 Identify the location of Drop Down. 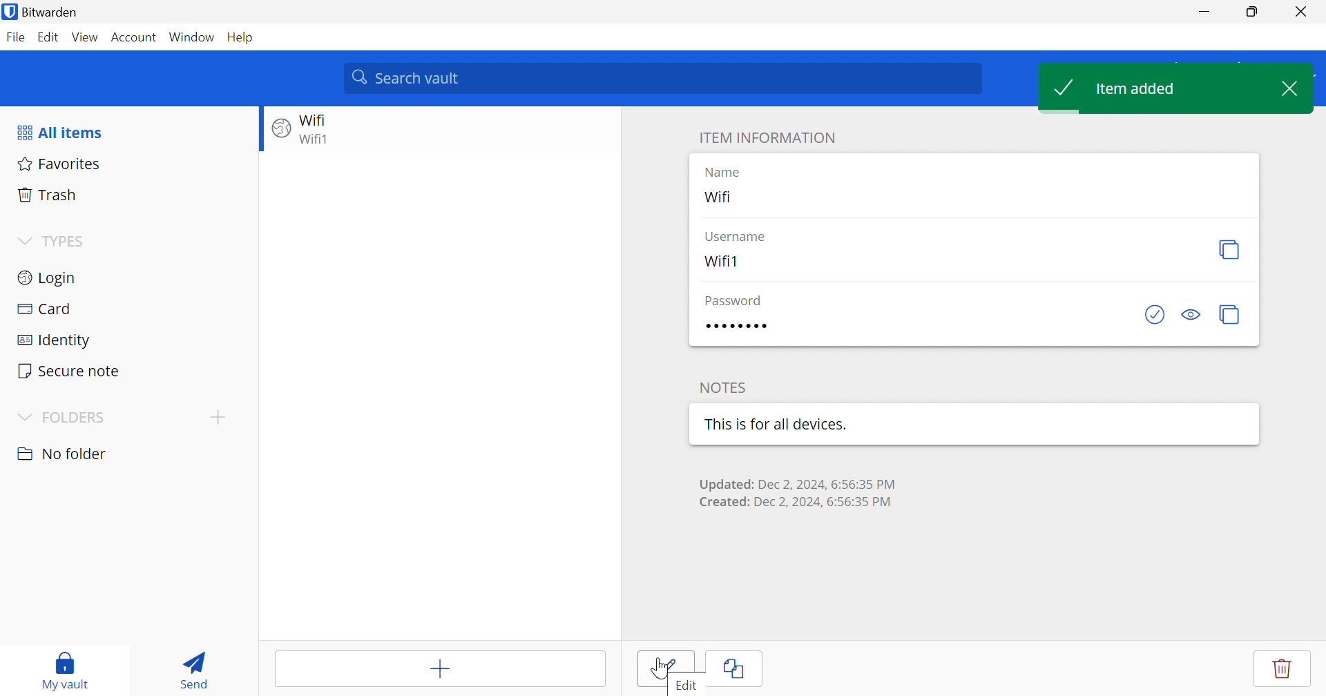
(23, 242).